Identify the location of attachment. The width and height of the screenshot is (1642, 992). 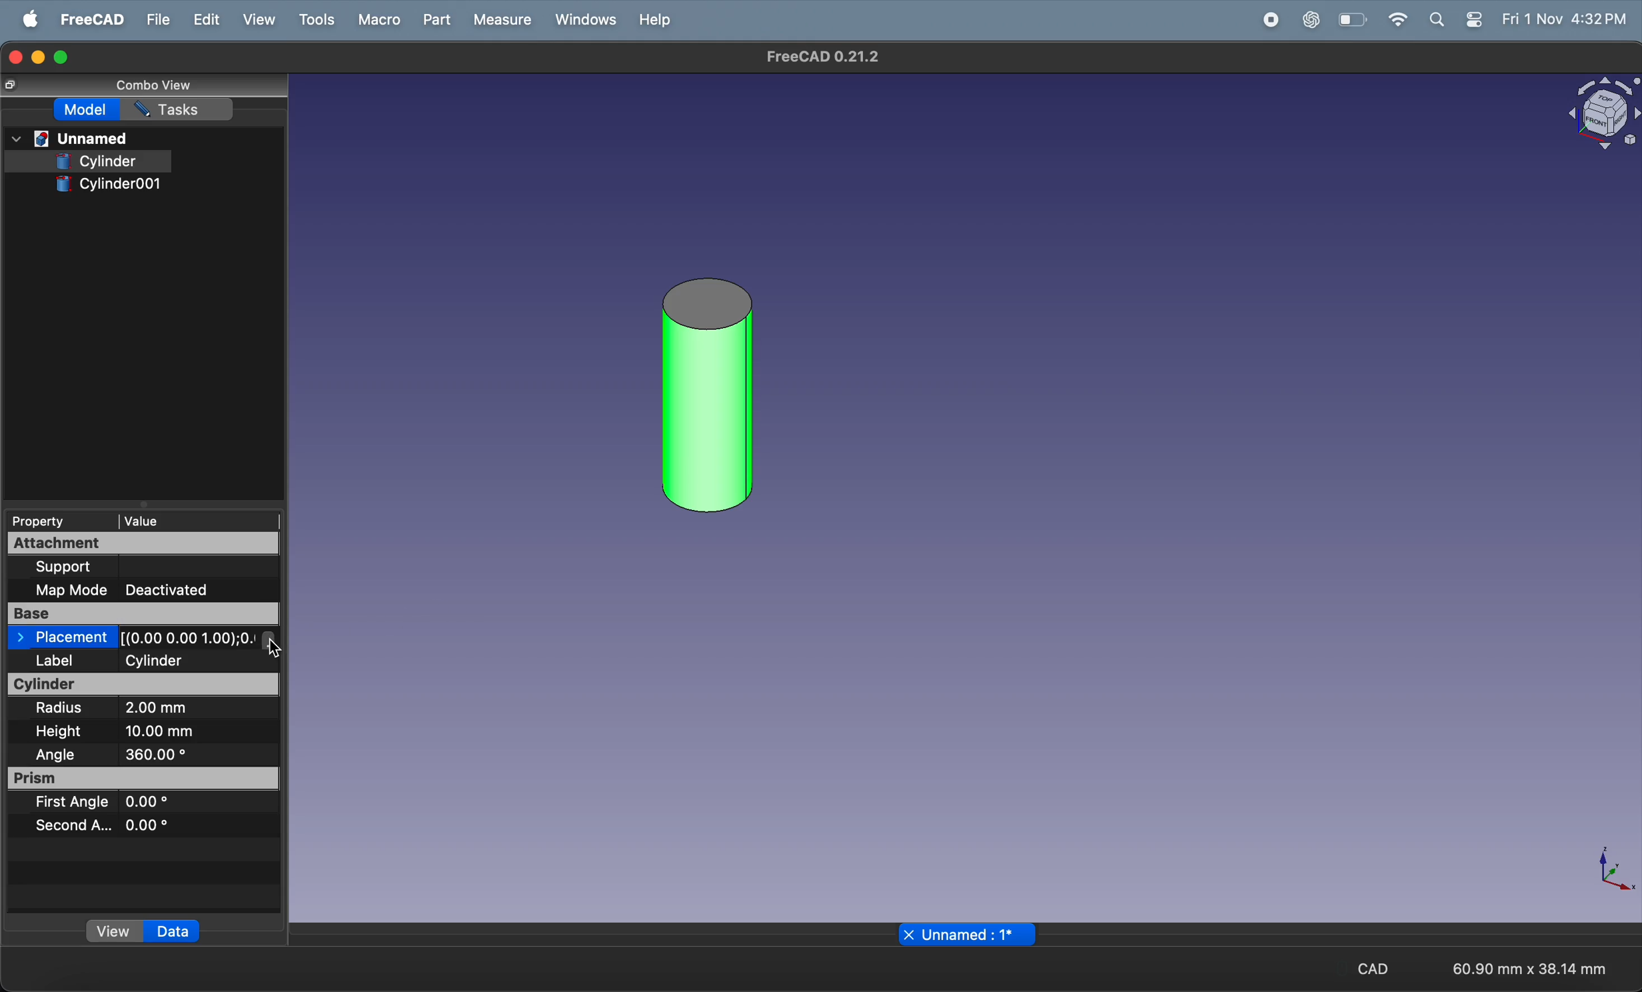
(144, 544).